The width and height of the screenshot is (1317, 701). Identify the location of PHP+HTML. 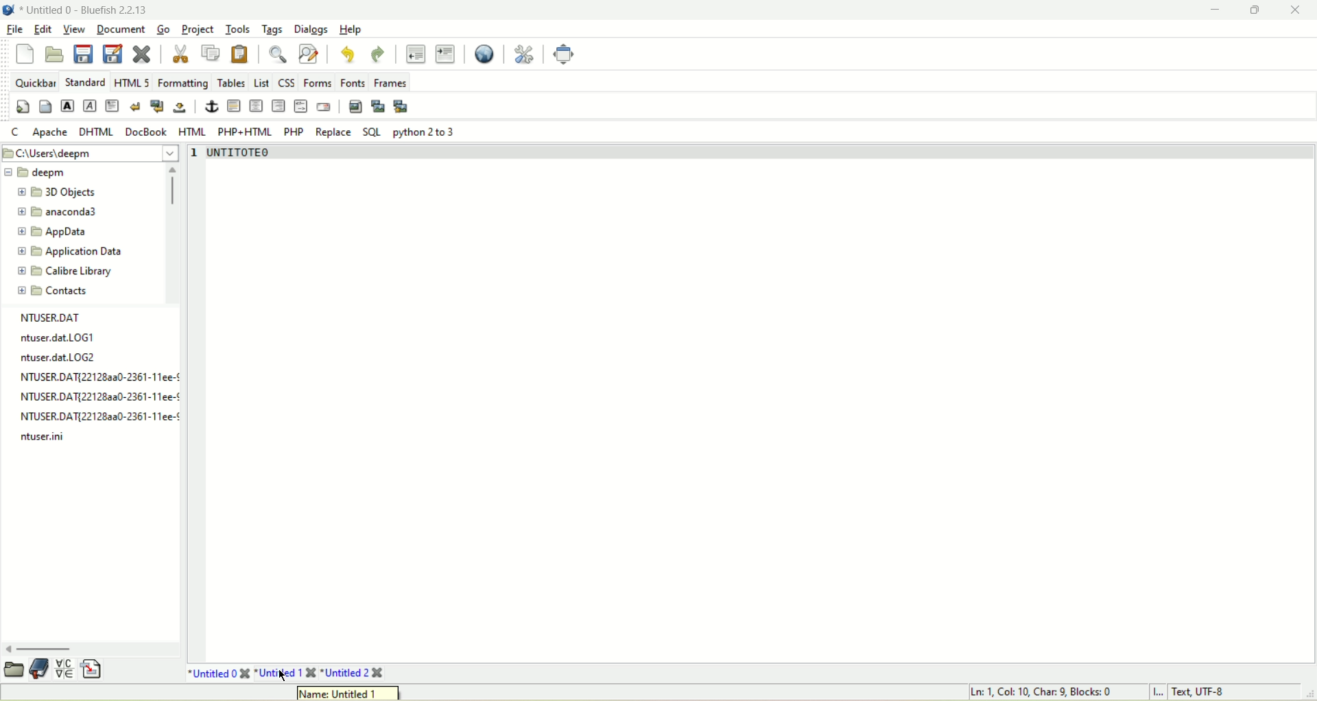
(243, 130).